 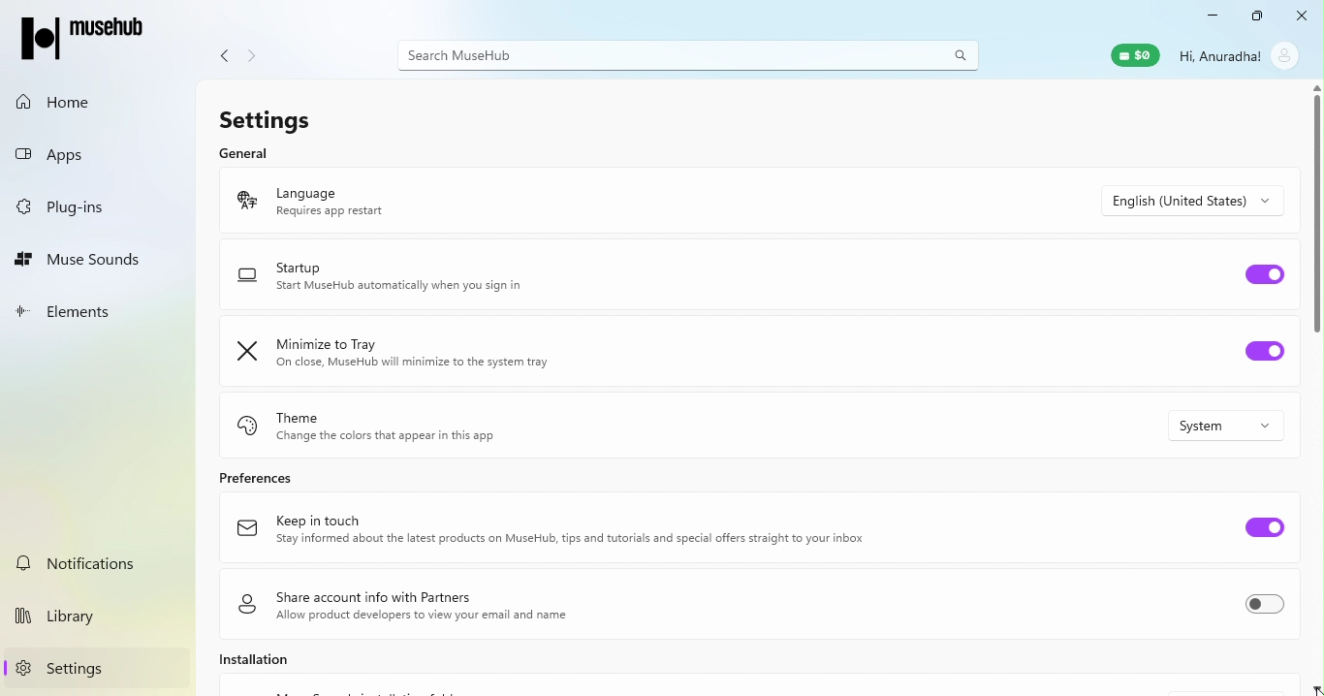 What do you see at coordinates (1315, 688) in the screenshot?
I see `scroll down` at bounding box center [1315, 688].